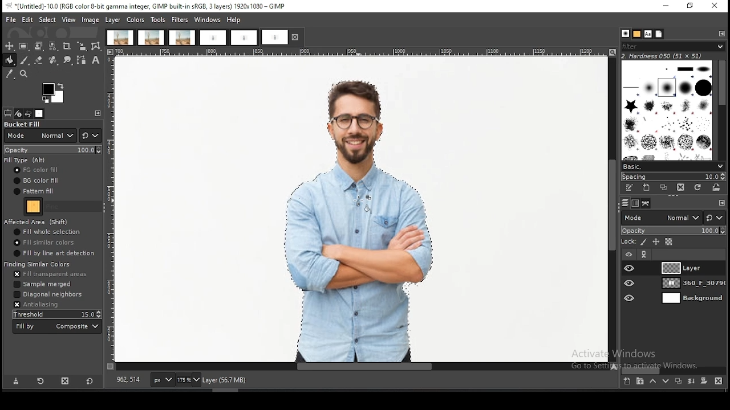 The width and height of the screenshot is (730, 410). I want to click on selected region, so click(357, 220).